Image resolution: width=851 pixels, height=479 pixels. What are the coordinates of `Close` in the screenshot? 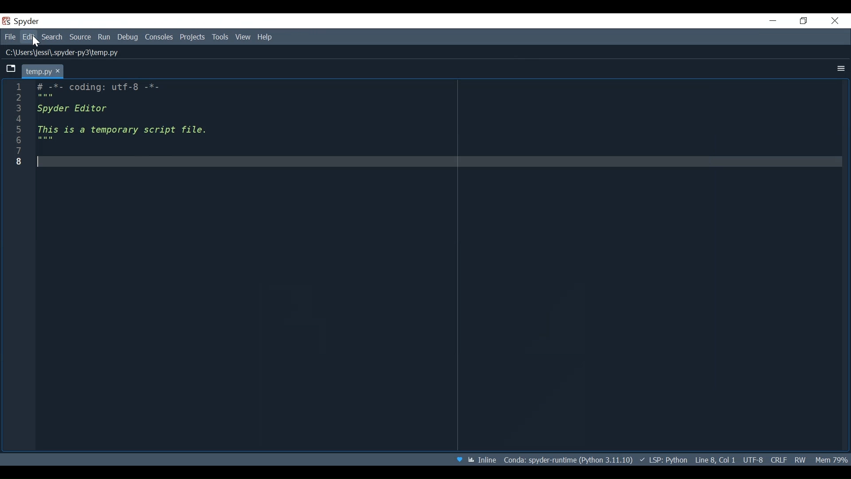 It's located at (835, 21).